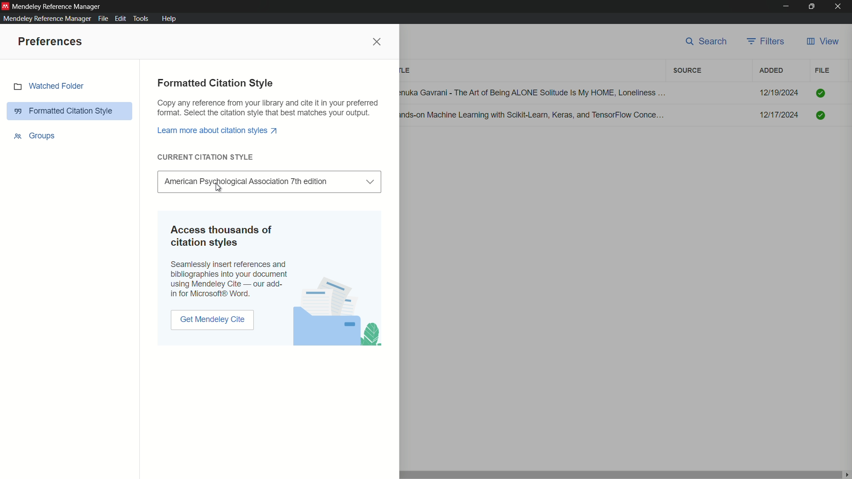 This screenshot has height=479, width=852. I want to click on current citation style, so click(206, 157).